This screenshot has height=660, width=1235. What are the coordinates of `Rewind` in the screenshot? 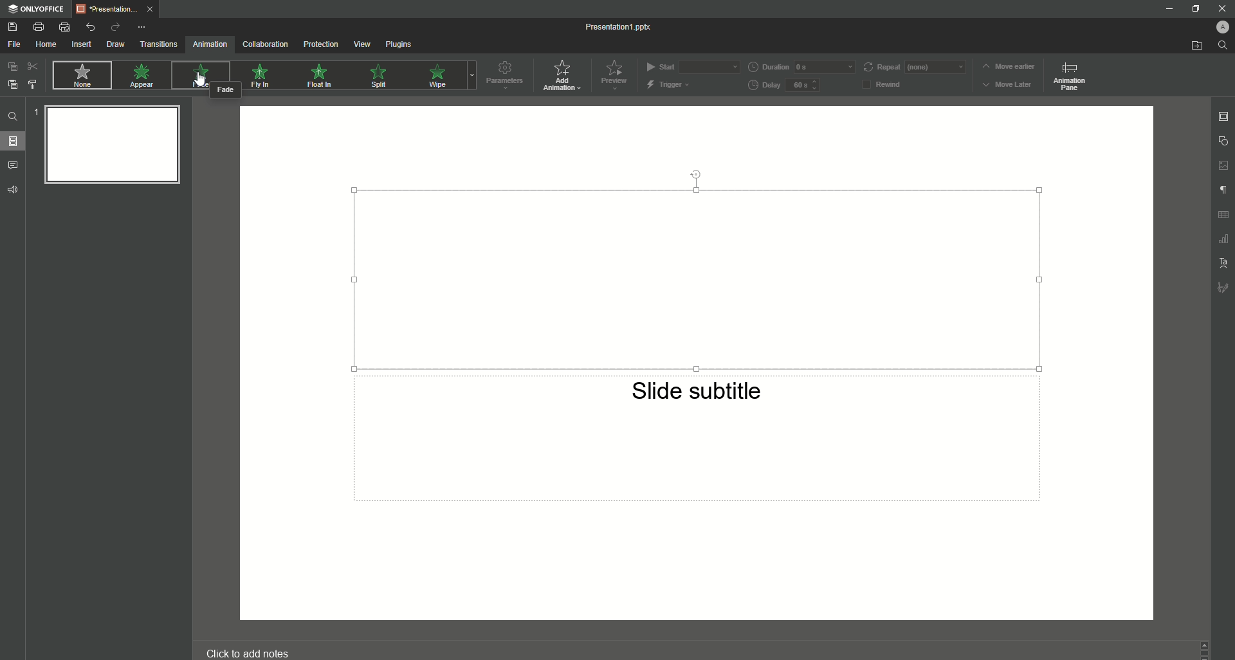 It's located at (892, 84).